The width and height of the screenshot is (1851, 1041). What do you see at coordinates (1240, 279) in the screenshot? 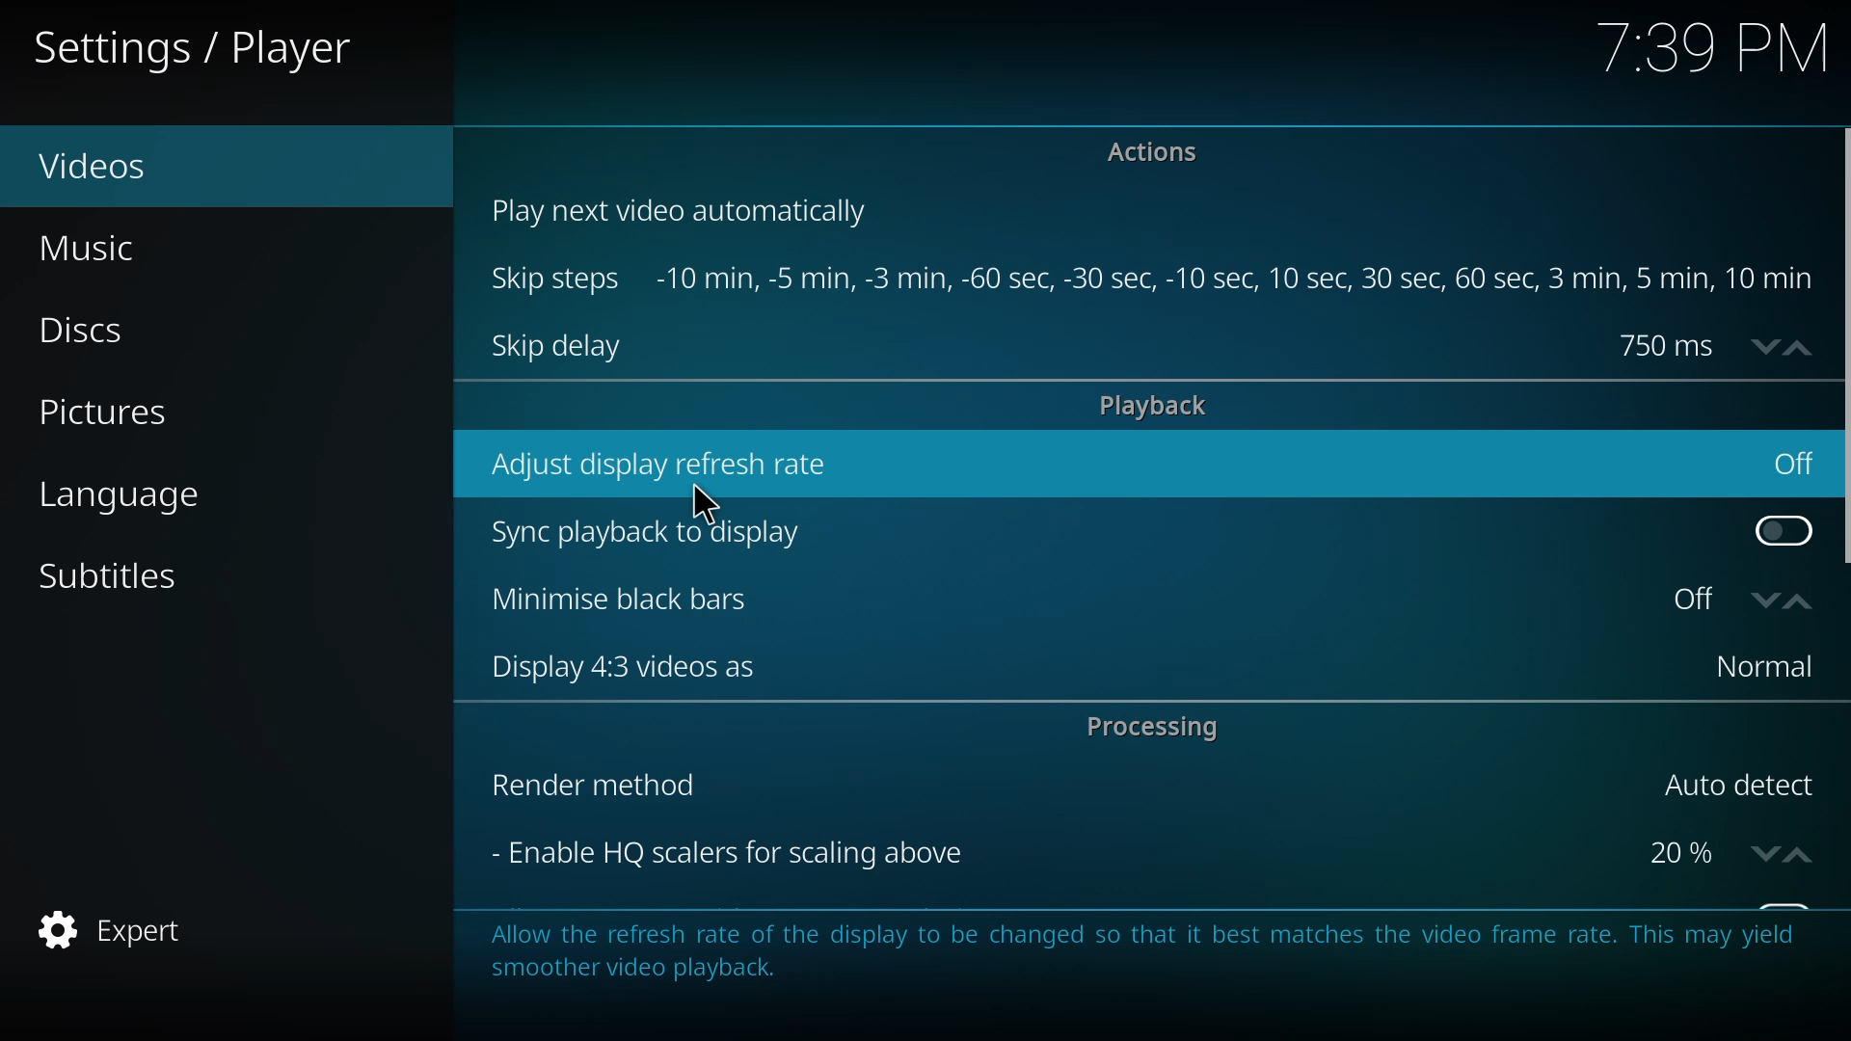
I see `time` at bounding box center [1240, 279].